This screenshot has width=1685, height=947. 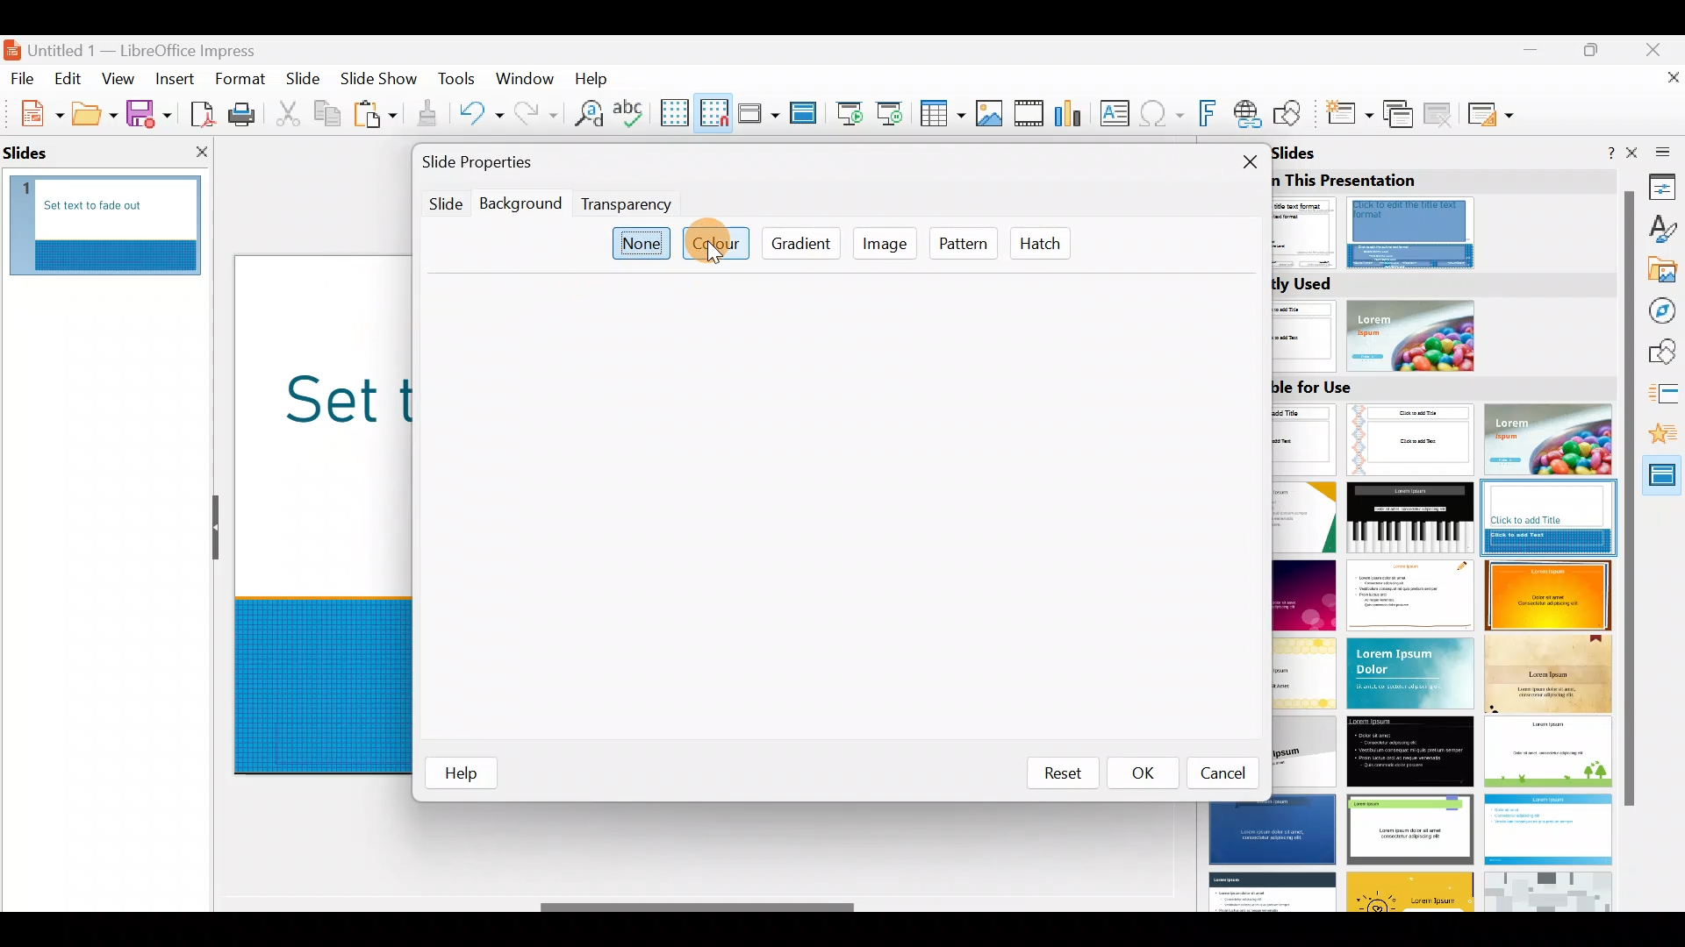 What do you see at coordinates (1664, 273) in the screenshot?
I see `Gallery` at bounding box center [1664, 273].